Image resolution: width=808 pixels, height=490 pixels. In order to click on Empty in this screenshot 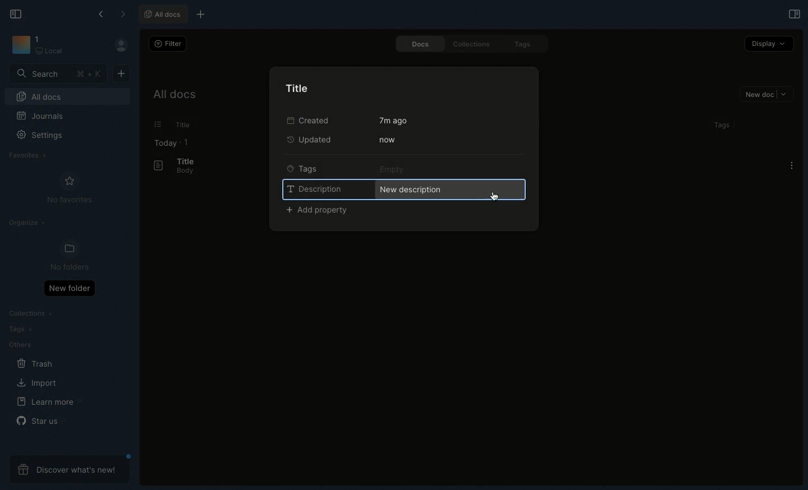, I will do `click(394, 169)`.